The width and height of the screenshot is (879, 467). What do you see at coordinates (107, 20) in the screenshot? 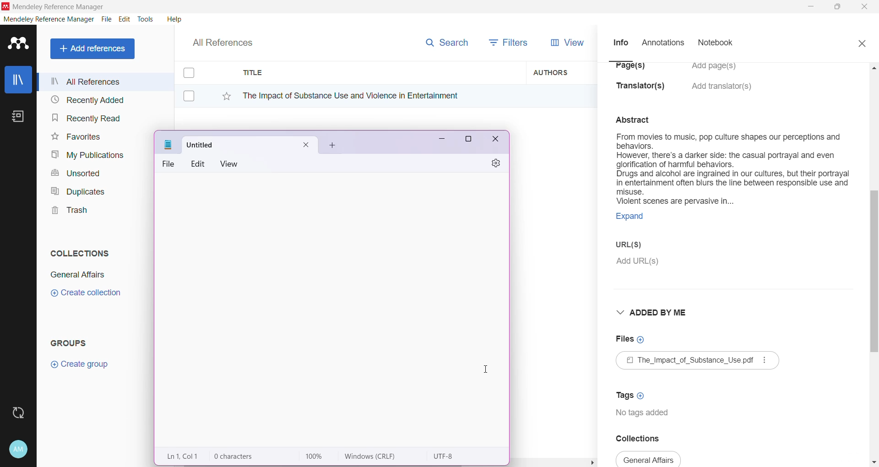
I see `File` at bounding box center [107, 20].